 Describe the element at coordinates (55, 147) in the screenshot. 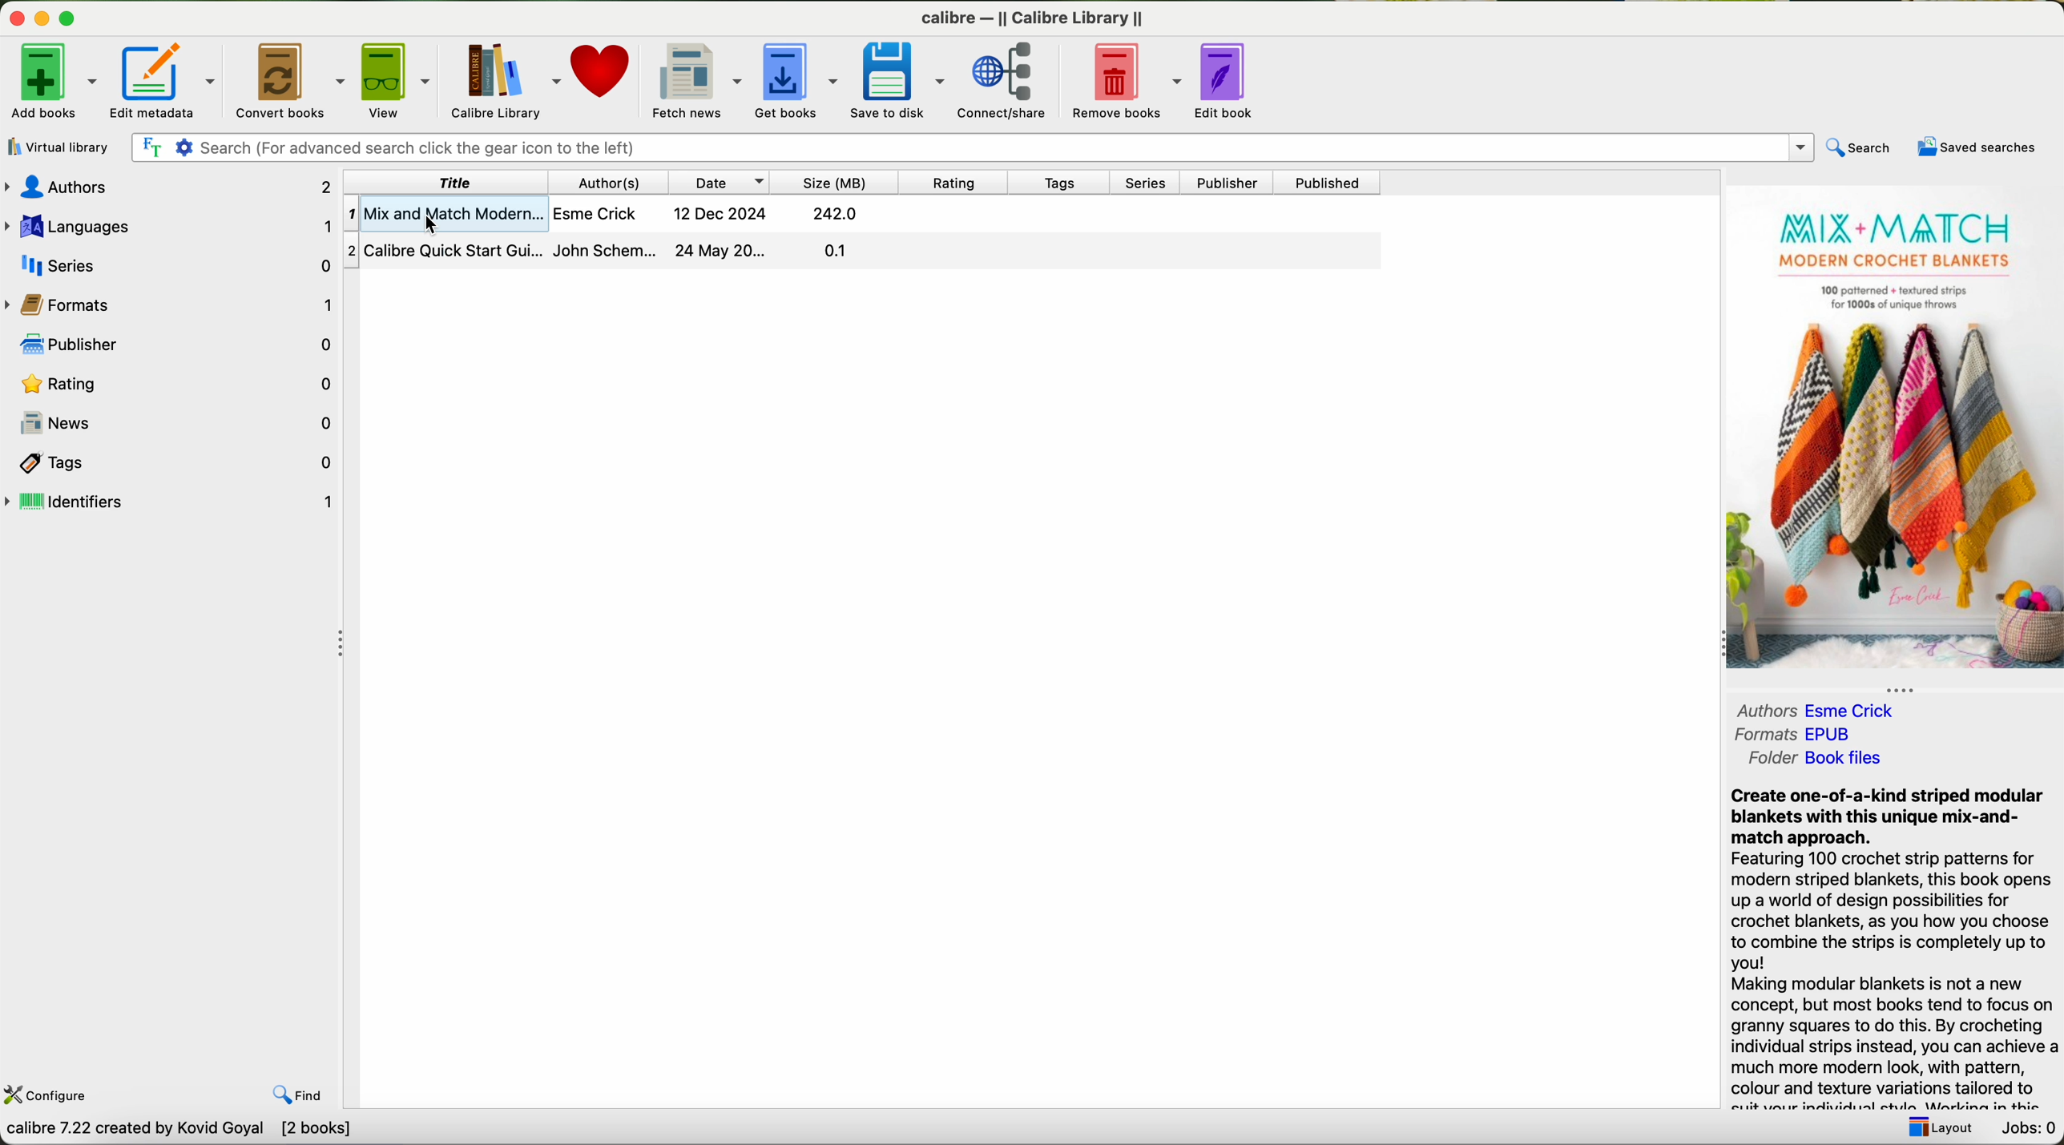

I see `virtual library` at that location.